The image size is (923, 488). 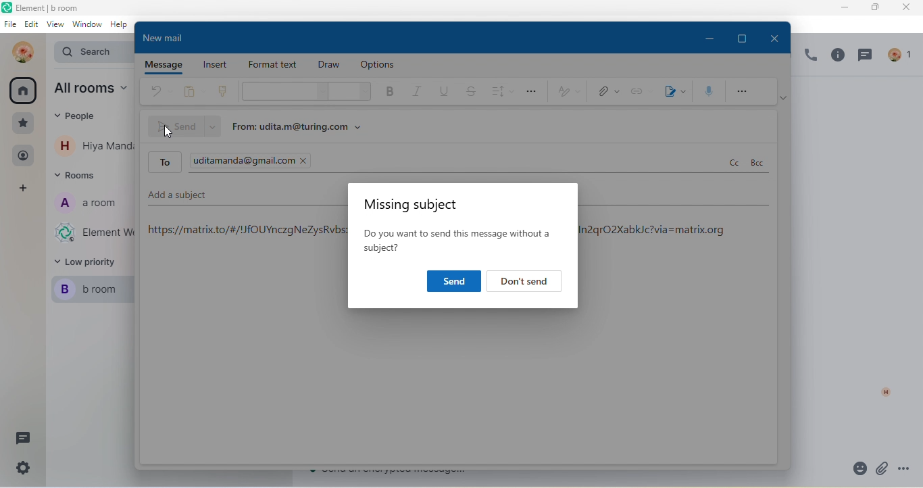 I want to click on eople, so click(x=77, y=116).